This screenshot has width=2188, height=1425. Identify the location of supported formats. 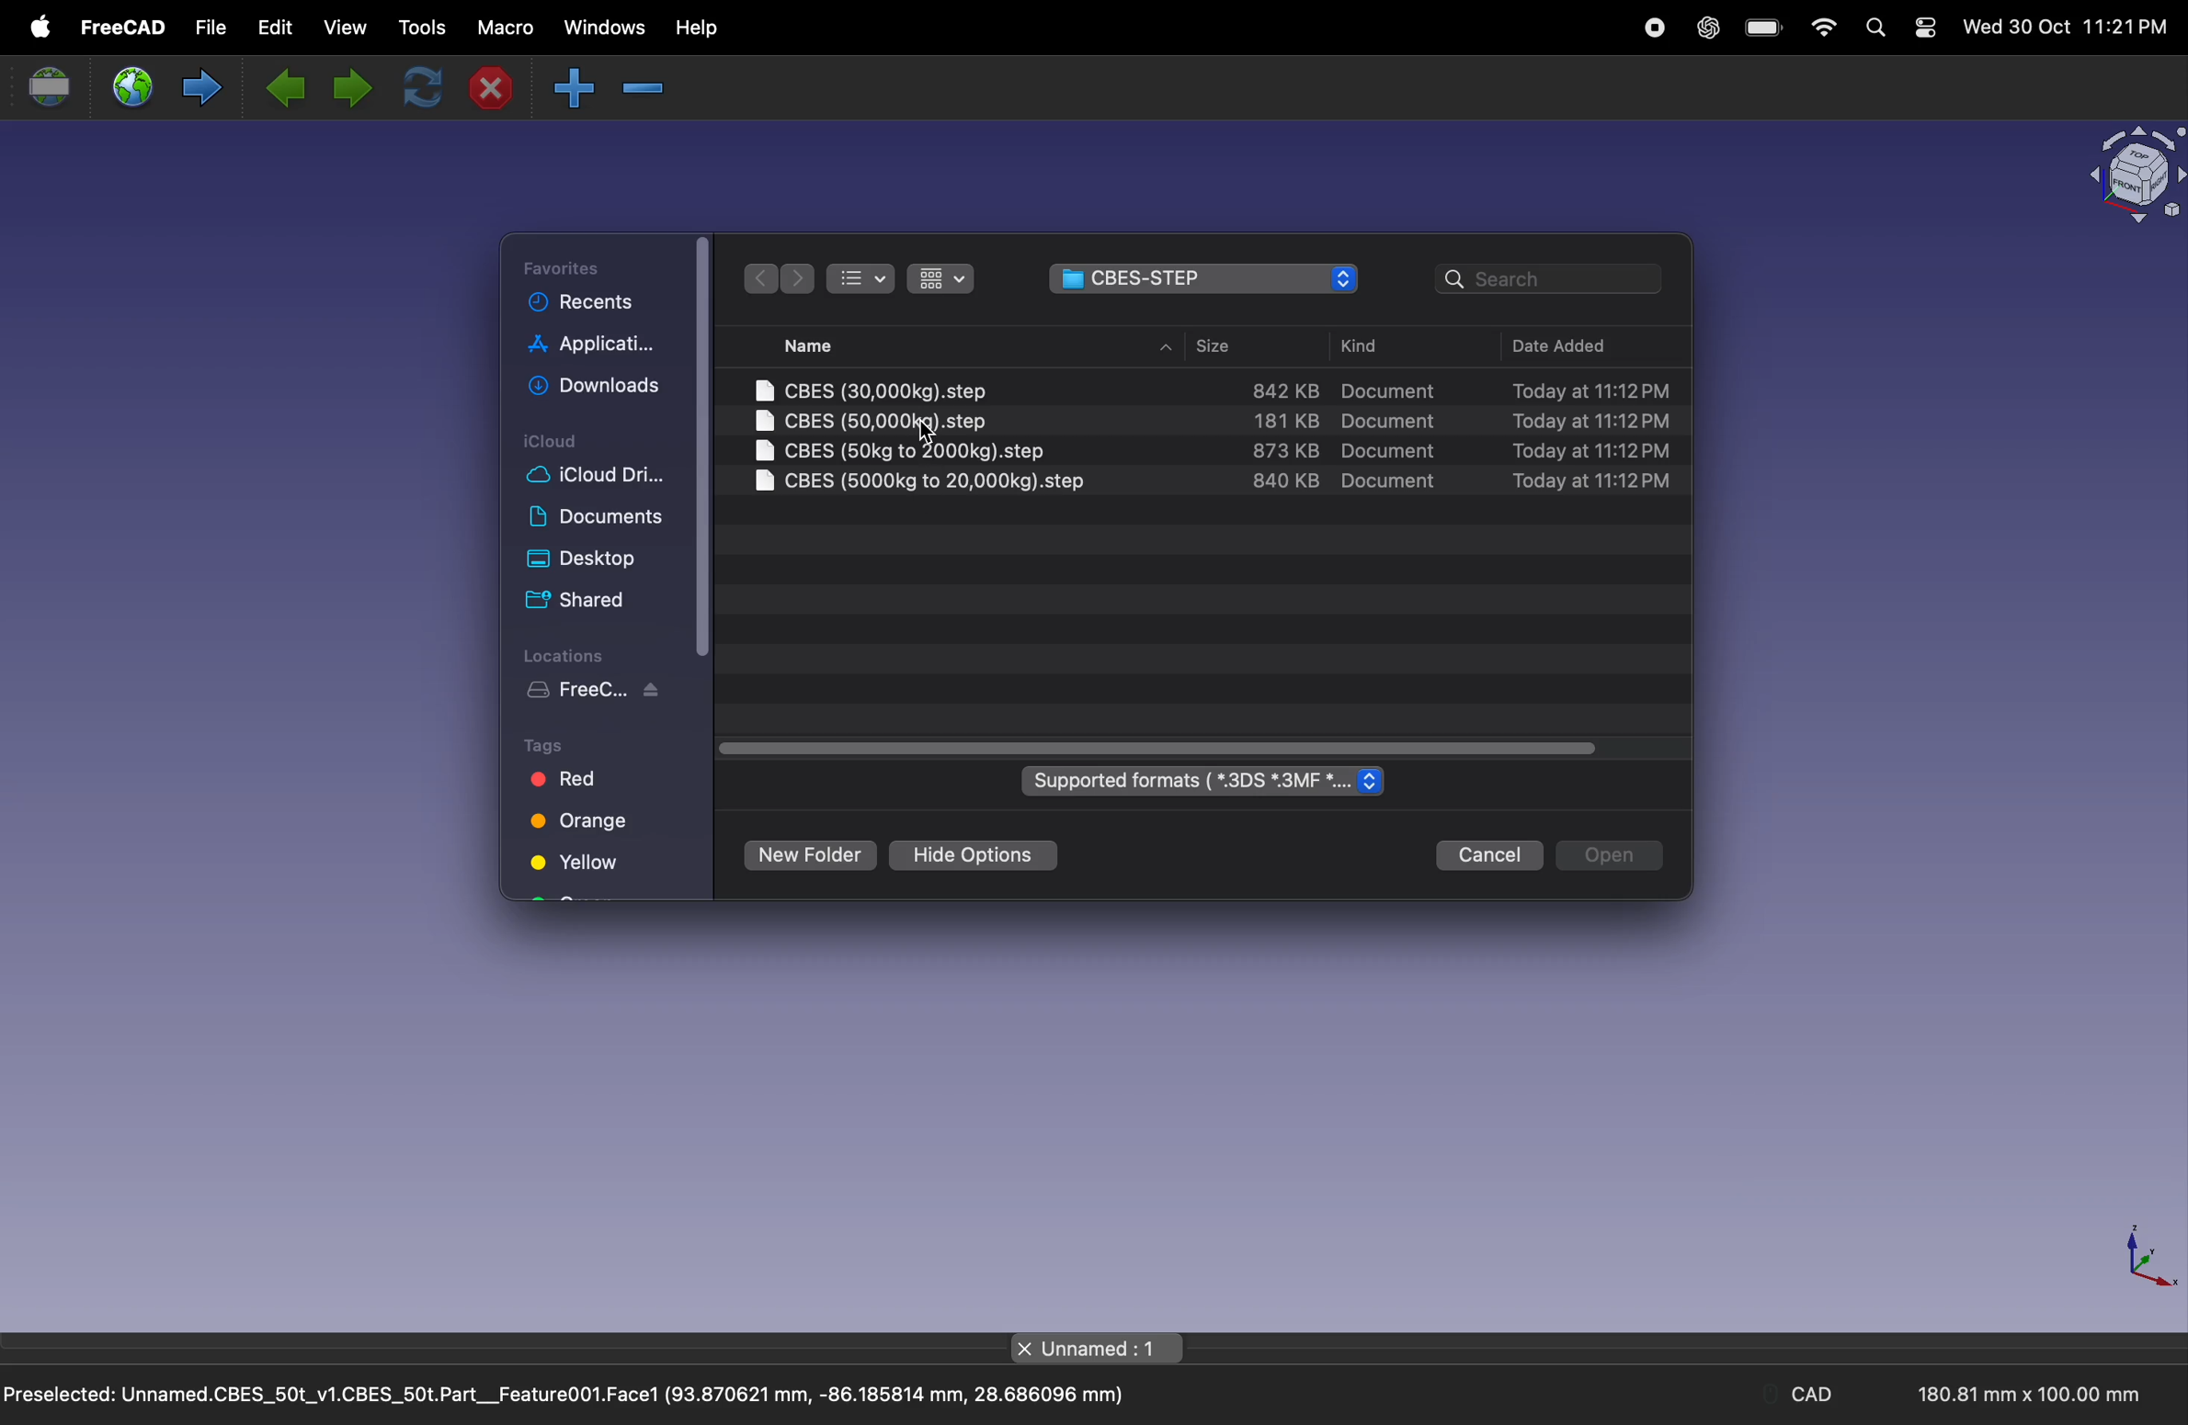
(1206, 785).